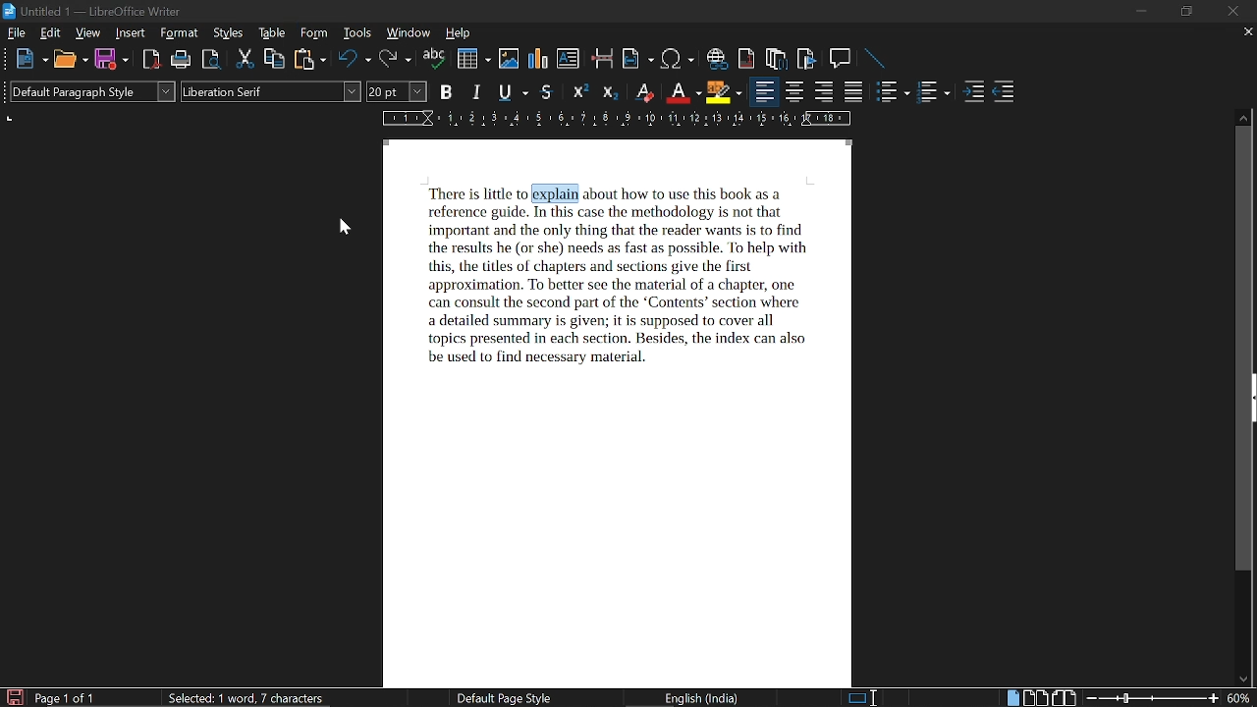 Image resolution: width=1257 pixels, height=707 pixels. What do you see at coordinates (1035, 698) in the screenshot?
I see `multiple page view` at bounding box center [1035, 698].